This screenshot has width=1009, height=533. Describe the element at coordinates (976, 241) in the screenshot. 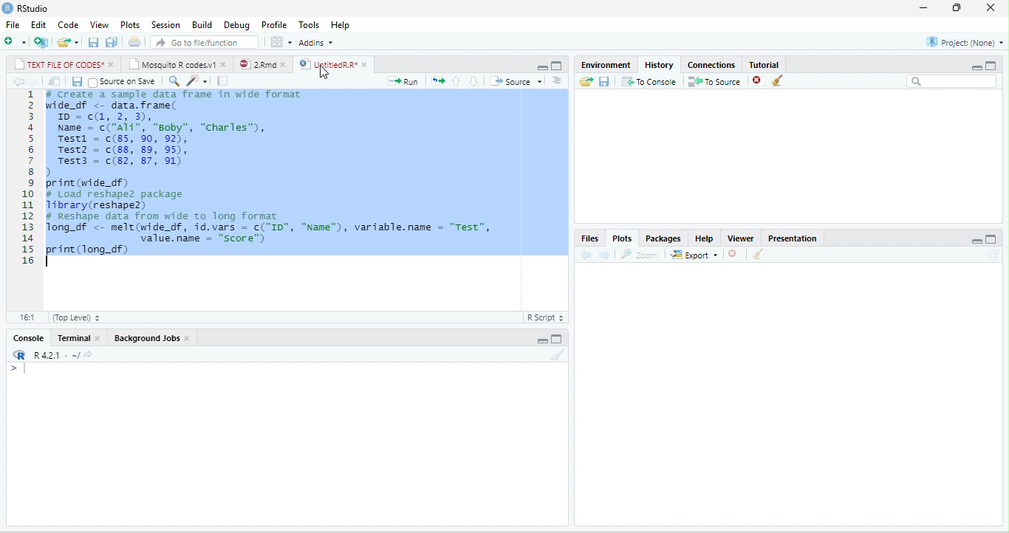

I see `minimize` at that location.